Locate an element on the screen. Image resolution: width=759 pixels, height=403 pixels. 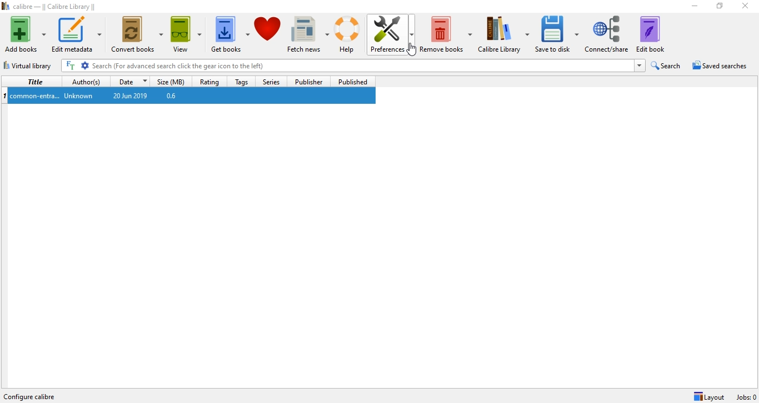
full text search is located at coordinates (72, 66).